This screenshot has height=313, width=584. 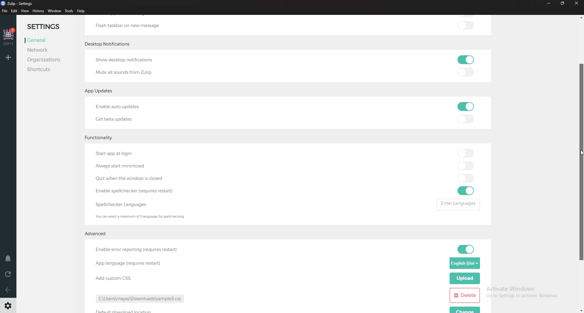 What do you see at coordinates (464, 296) in the screenshot?
I see `delete` at bounding box center [464, 296].